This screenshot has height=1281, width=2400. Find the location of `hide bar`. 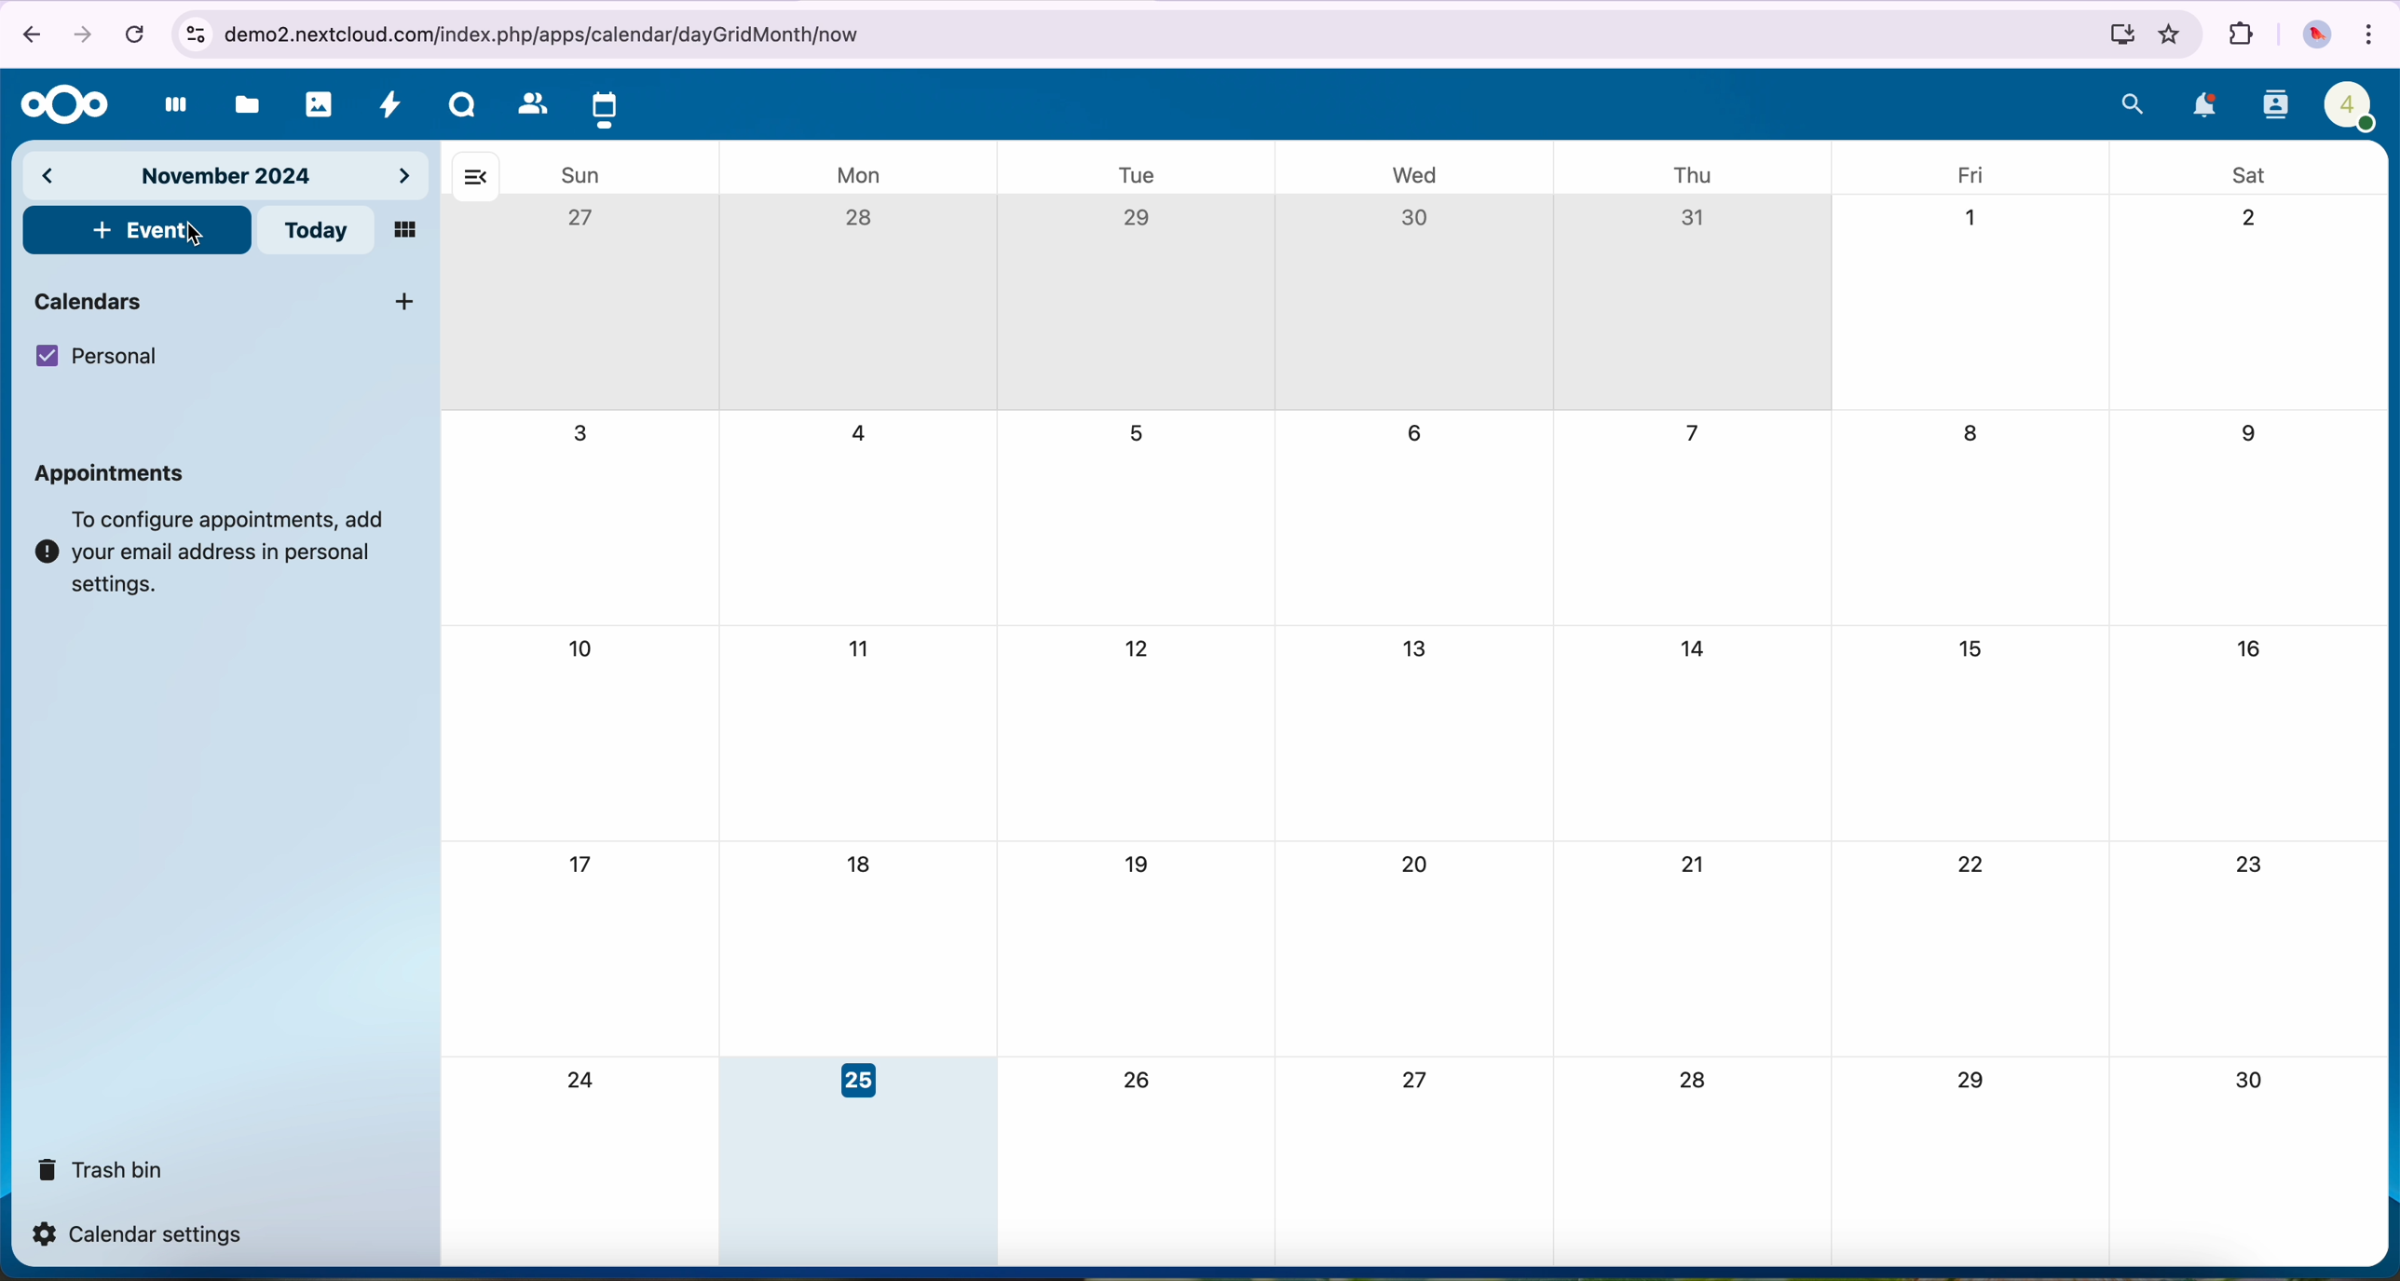

hide bar is located at coordinates (475, 178).